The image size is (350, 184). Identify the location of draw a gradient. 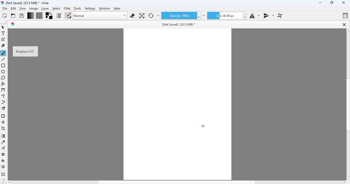
(3, 136).